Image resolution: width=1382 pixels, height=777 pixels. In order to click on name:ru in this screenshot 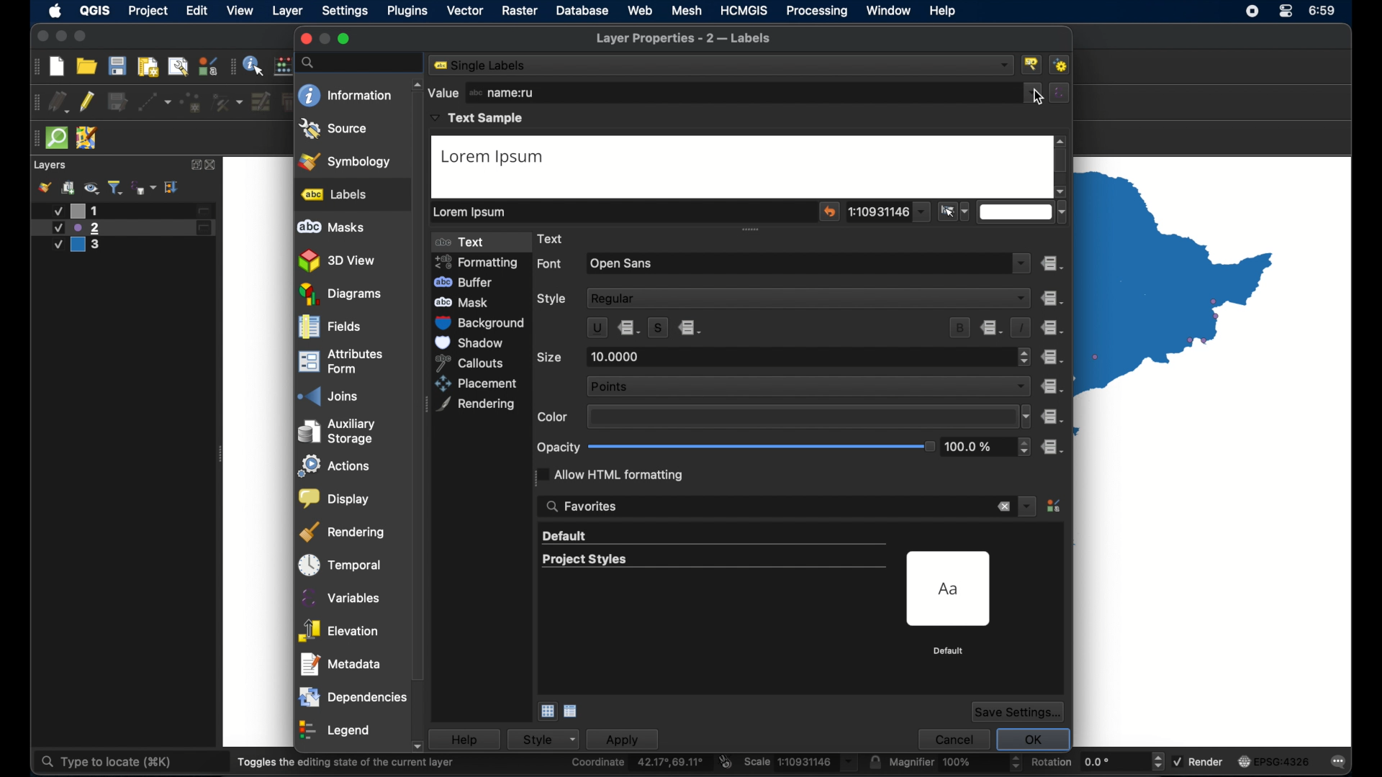, I will do `click(502, 93)`.